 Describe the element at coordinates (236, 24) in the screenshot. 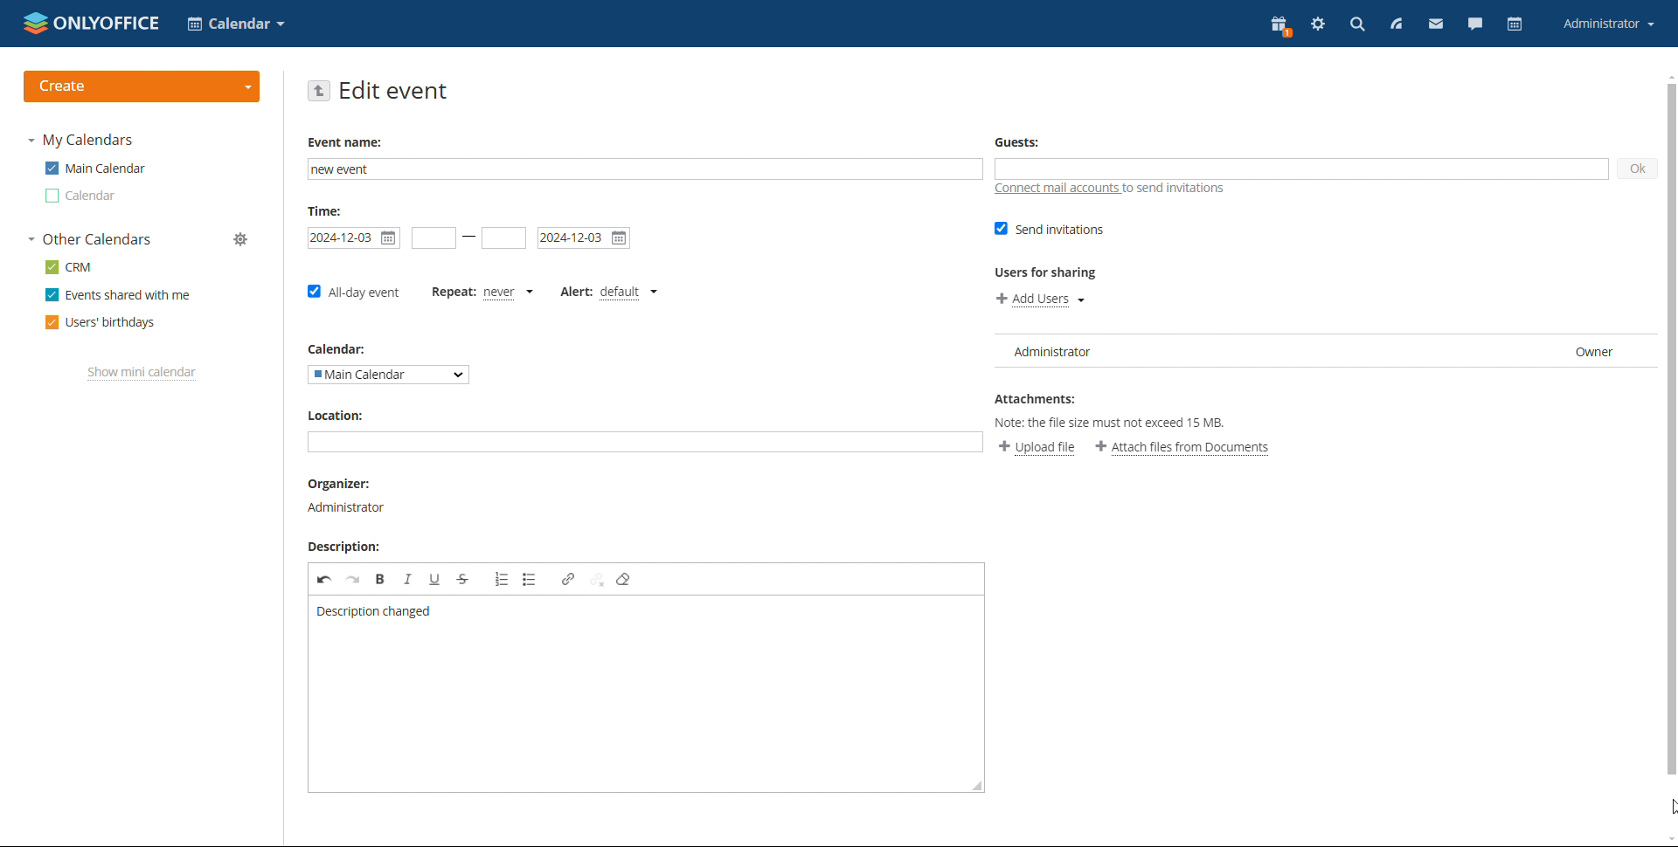

I see `select application` at that location.